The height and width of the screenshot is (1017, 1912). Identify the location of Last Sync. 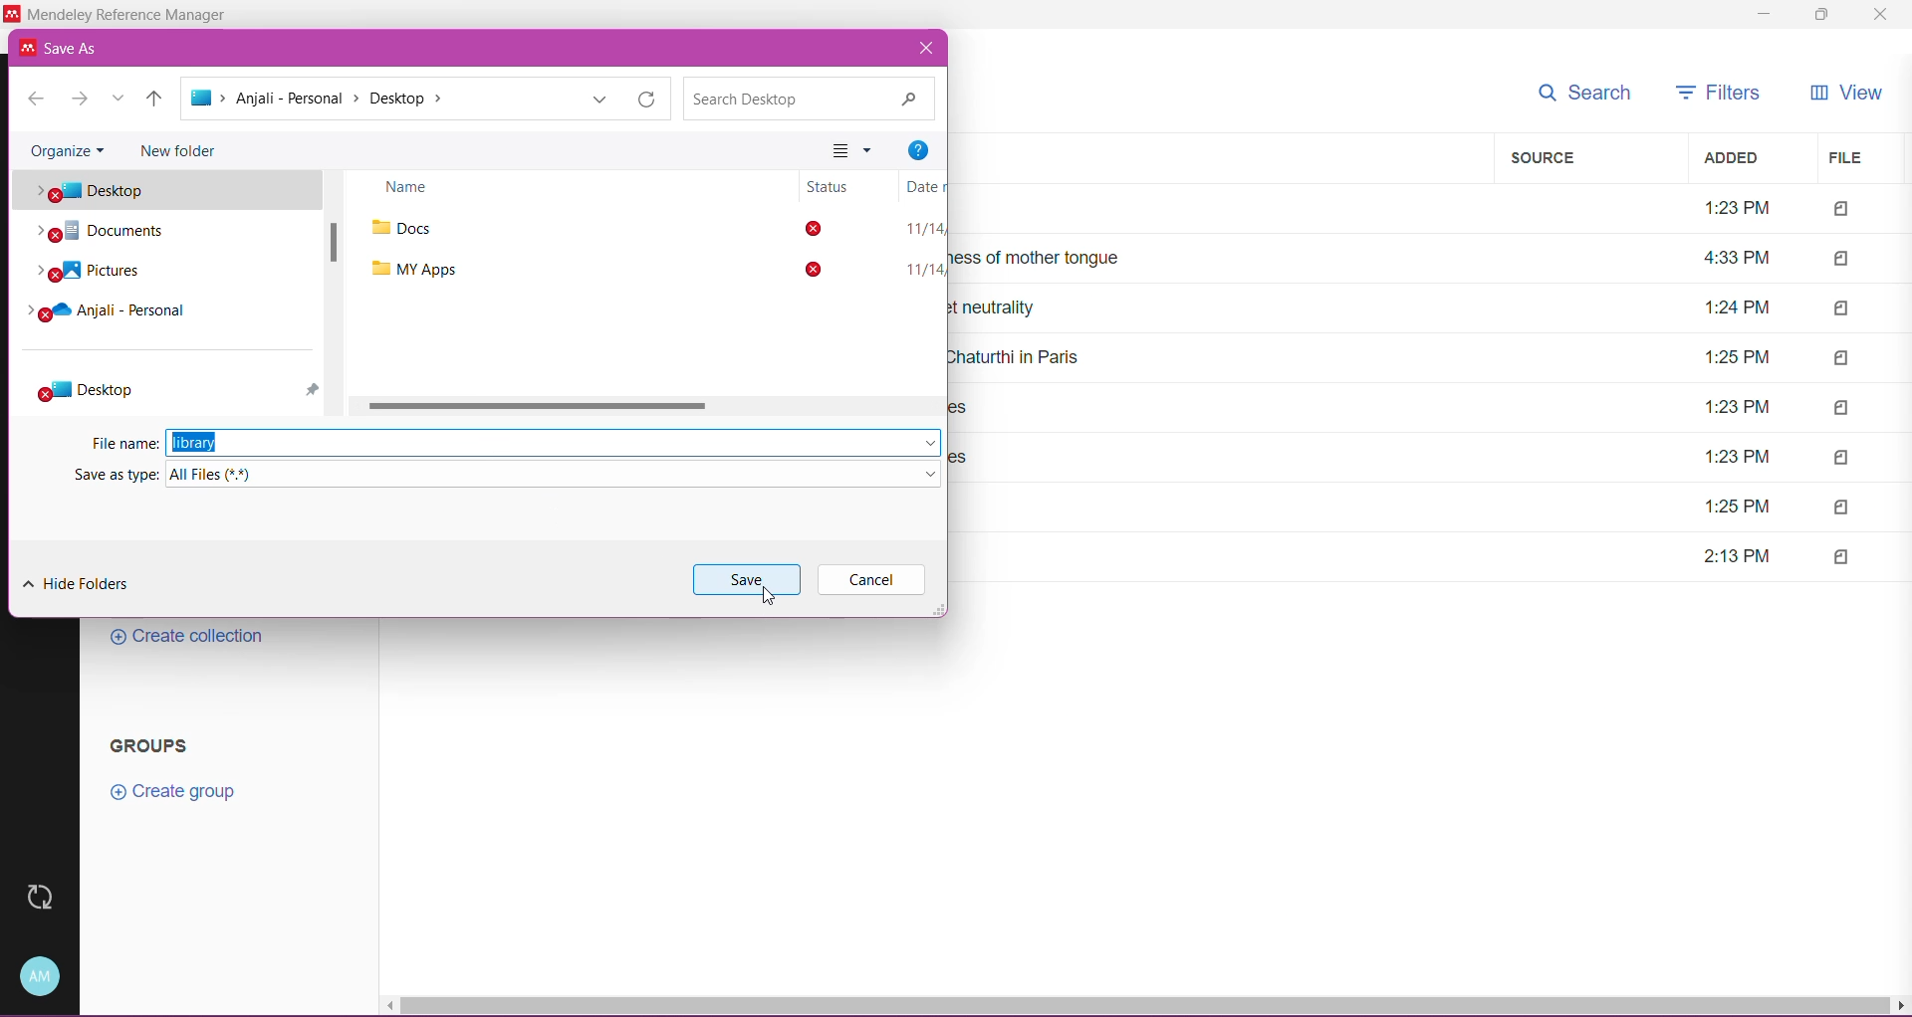
(49, 897).